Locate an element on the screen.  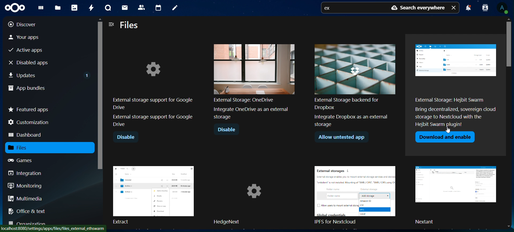
scrollbar is located at coordinates (100, 120).